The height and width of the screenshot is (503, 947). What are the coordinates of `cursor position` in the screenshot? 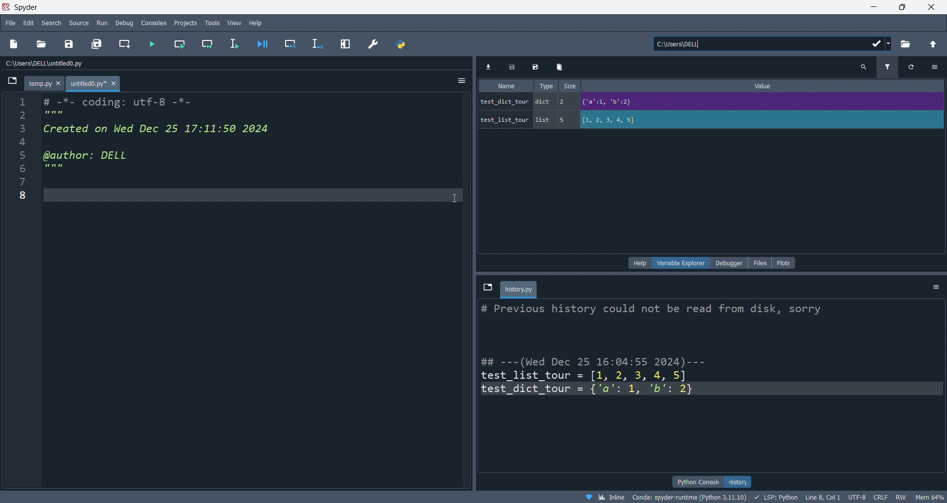 It's located at (822, 498).